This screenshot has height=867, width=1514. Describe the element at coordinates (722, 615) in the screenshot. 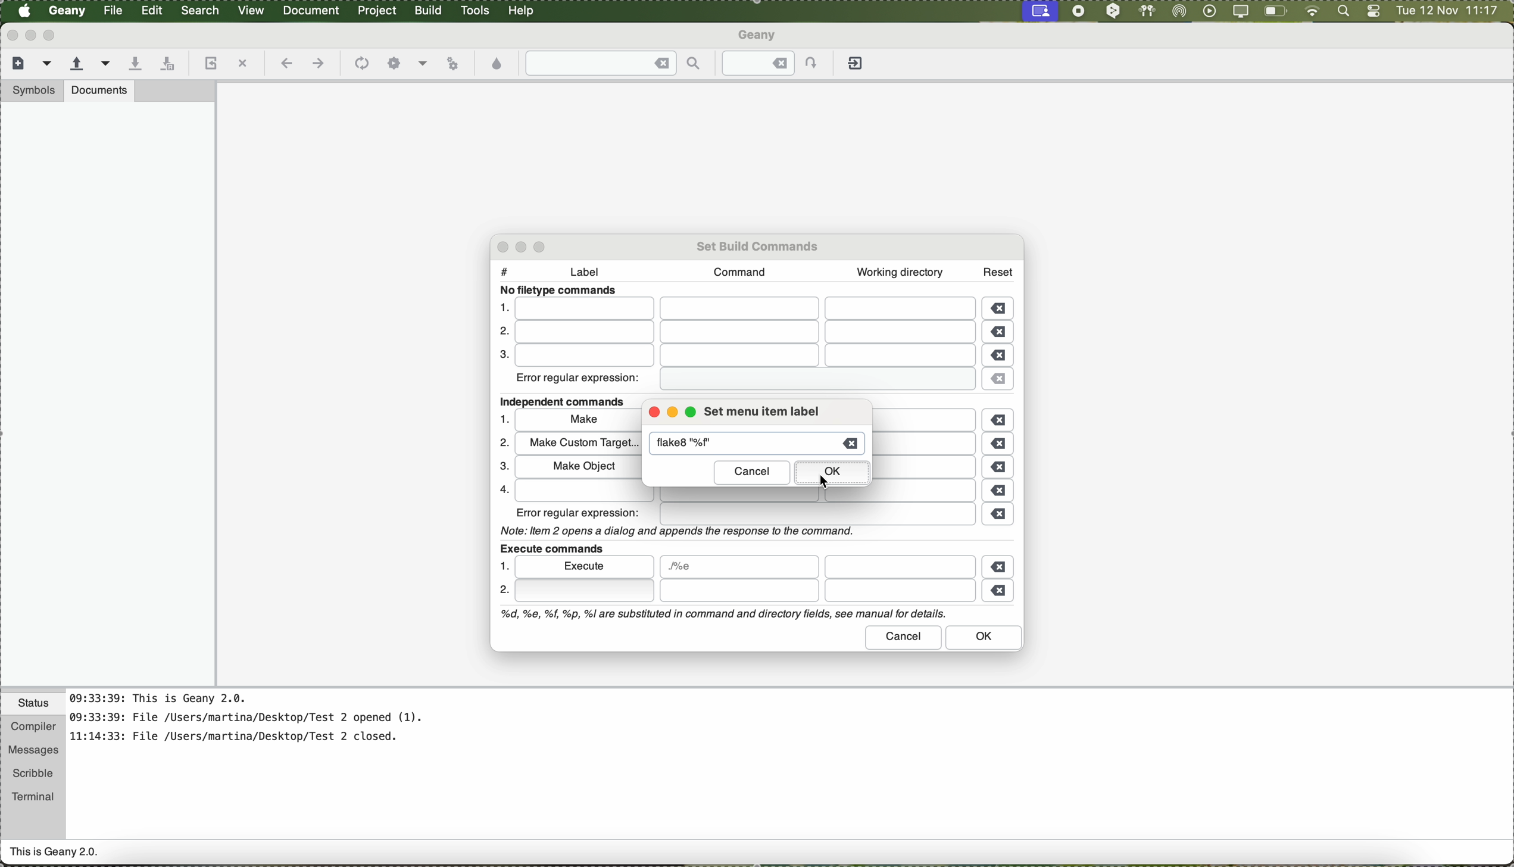

I see `note` at that location.